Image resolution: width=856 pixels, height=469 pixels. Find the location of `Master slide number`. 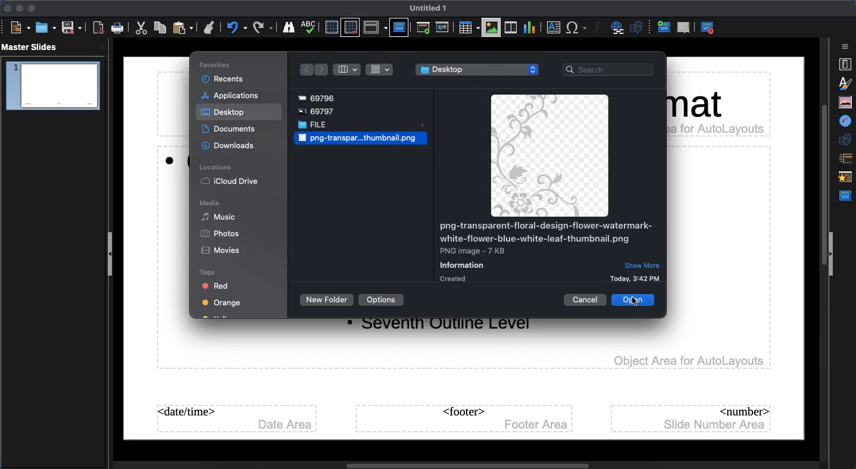

Master slide number is located at coordinates (692, 418).